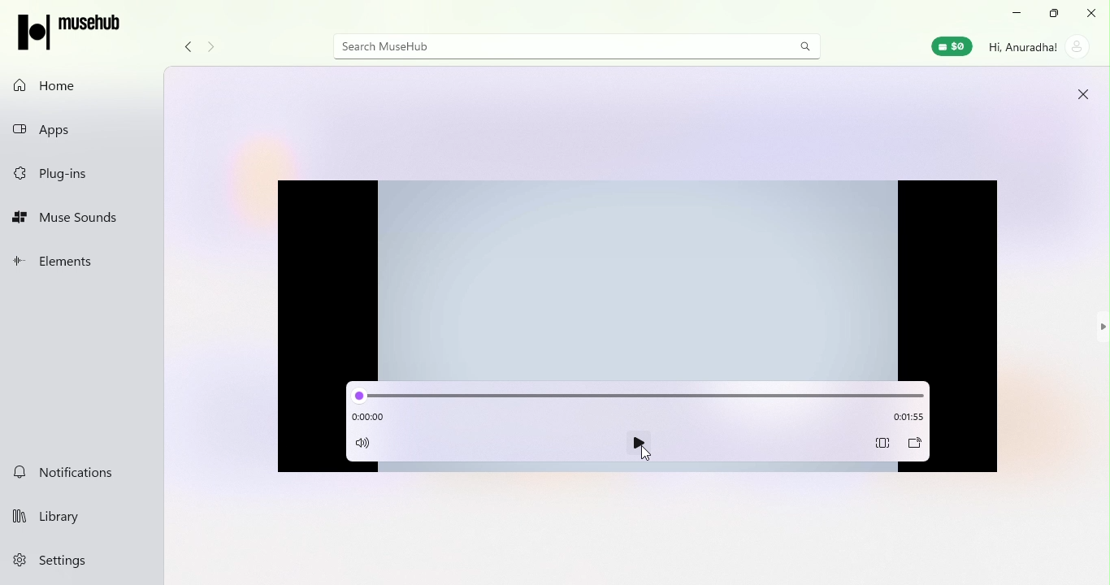 Image resolution: width=1110 pixels, height=585 pixels. What do you see at coordinates (85, 130) in the screenshot?
I see `Apps` at bounding box center [85, 130].